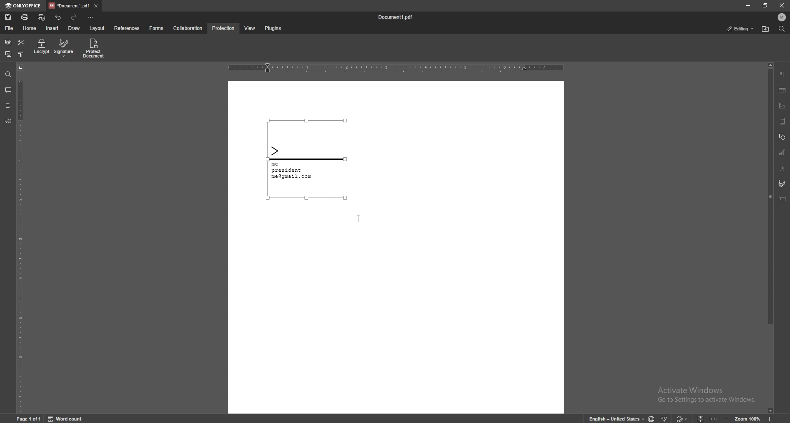  Describe the element at coordinates (665, 417) in the screenshot. I see `spell check` at that location.